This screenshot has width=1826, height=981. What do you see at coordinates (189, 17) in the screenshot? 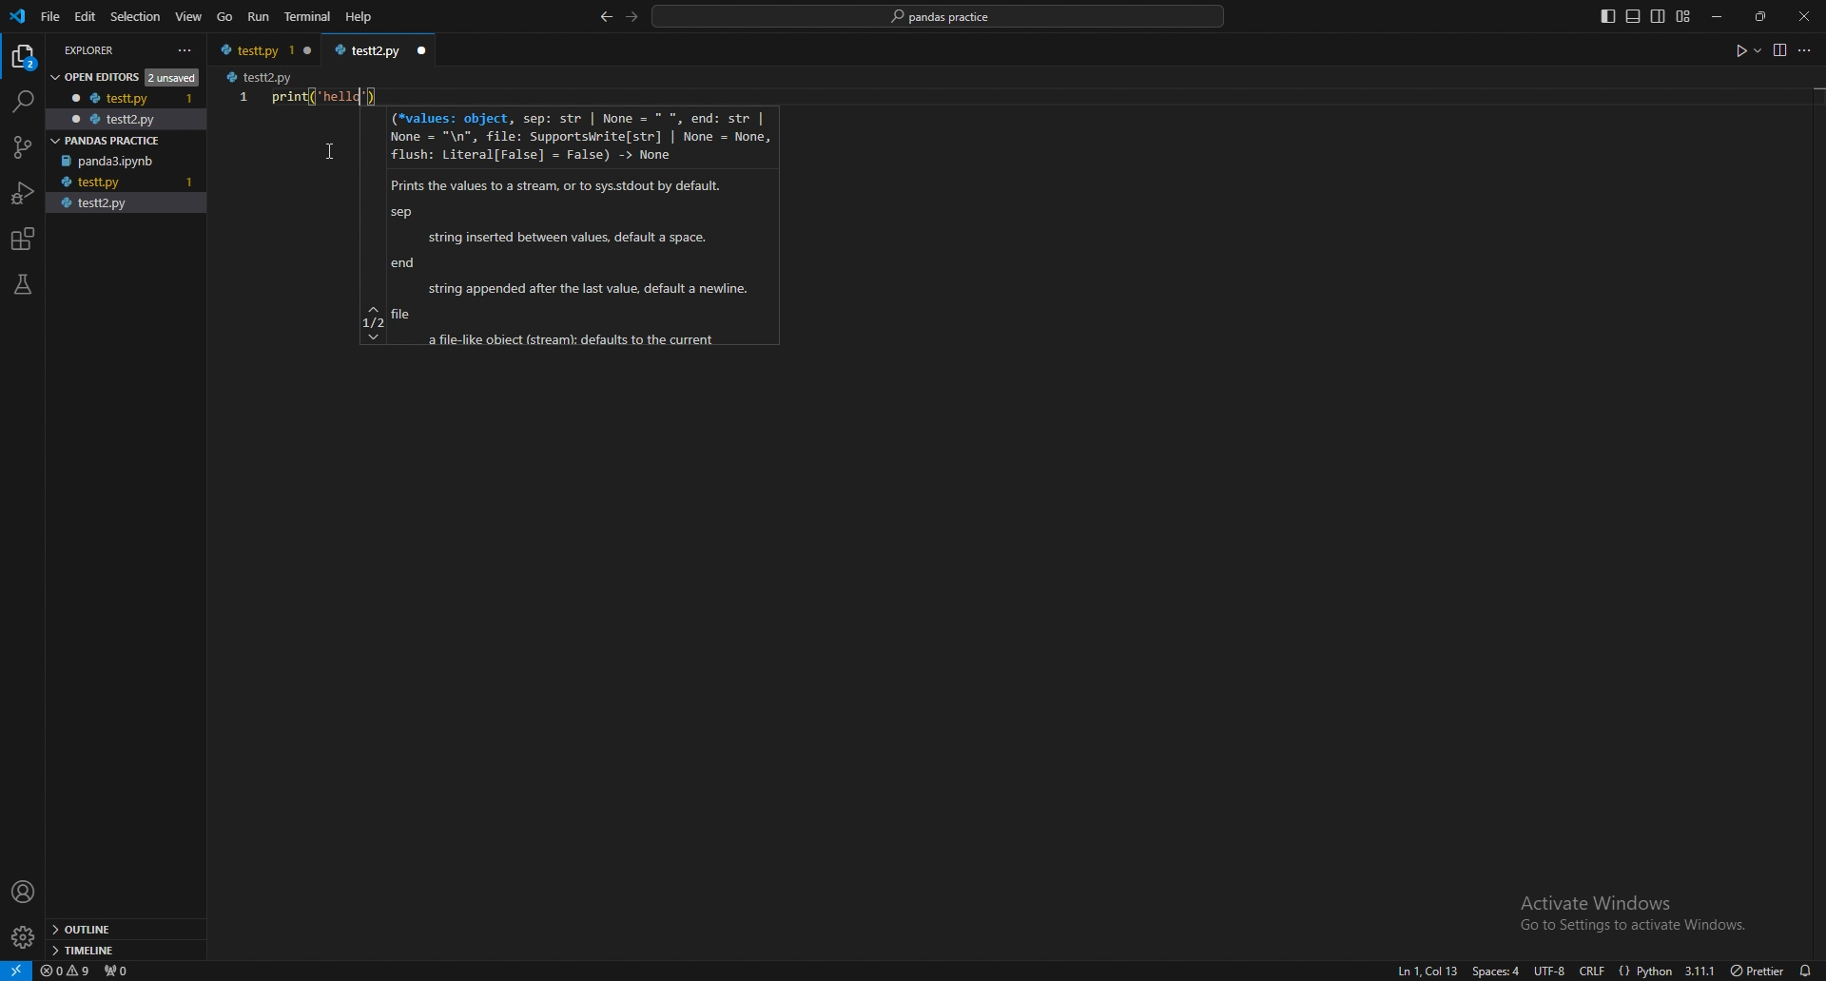
I see `view` at bounding box center [189, 17].